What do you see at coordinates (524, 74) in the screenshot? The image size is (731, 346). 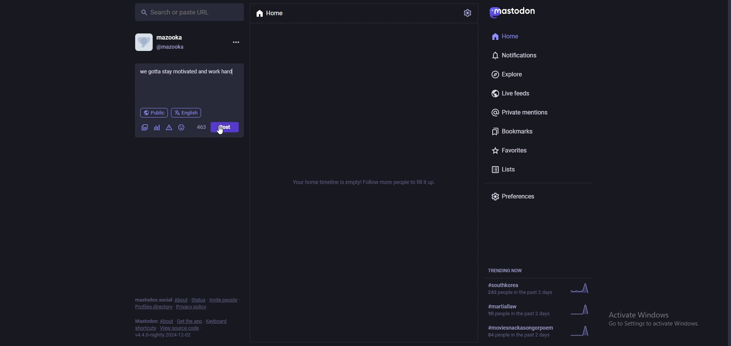 I see `explore` at bounding box center [524, 74].